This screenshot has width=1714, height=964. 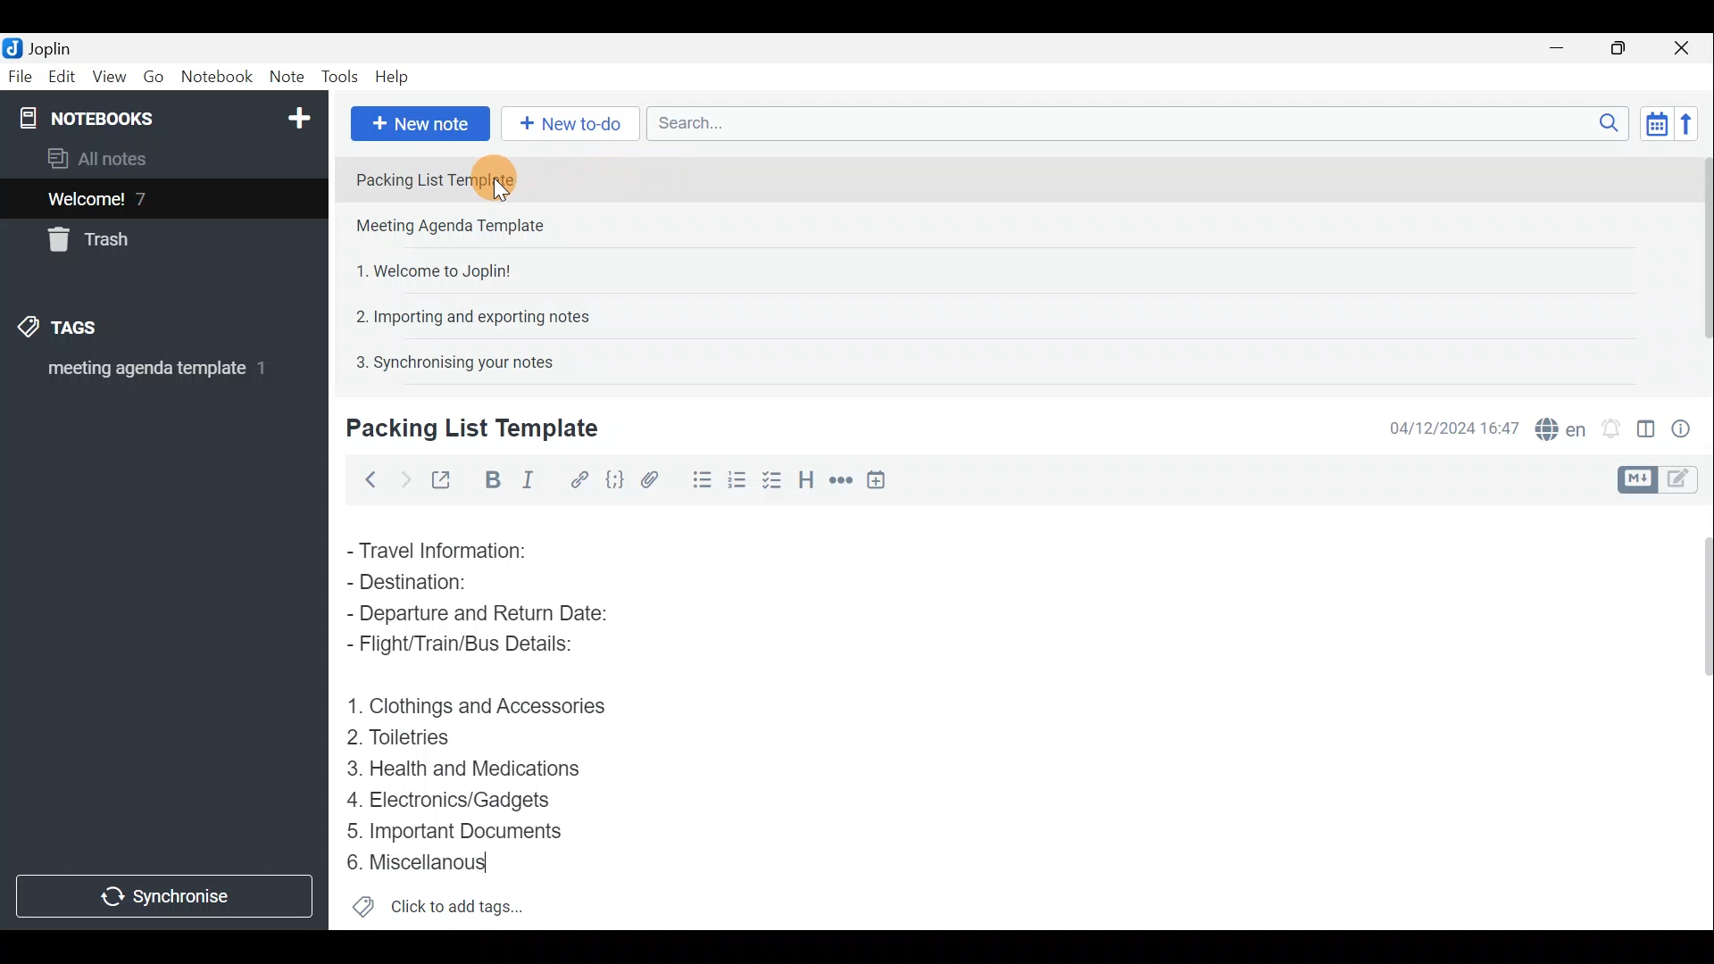 What do you see at coordinates (87, 330) in the screenshot?
I see `Tags` at bounding box center [87, 330].